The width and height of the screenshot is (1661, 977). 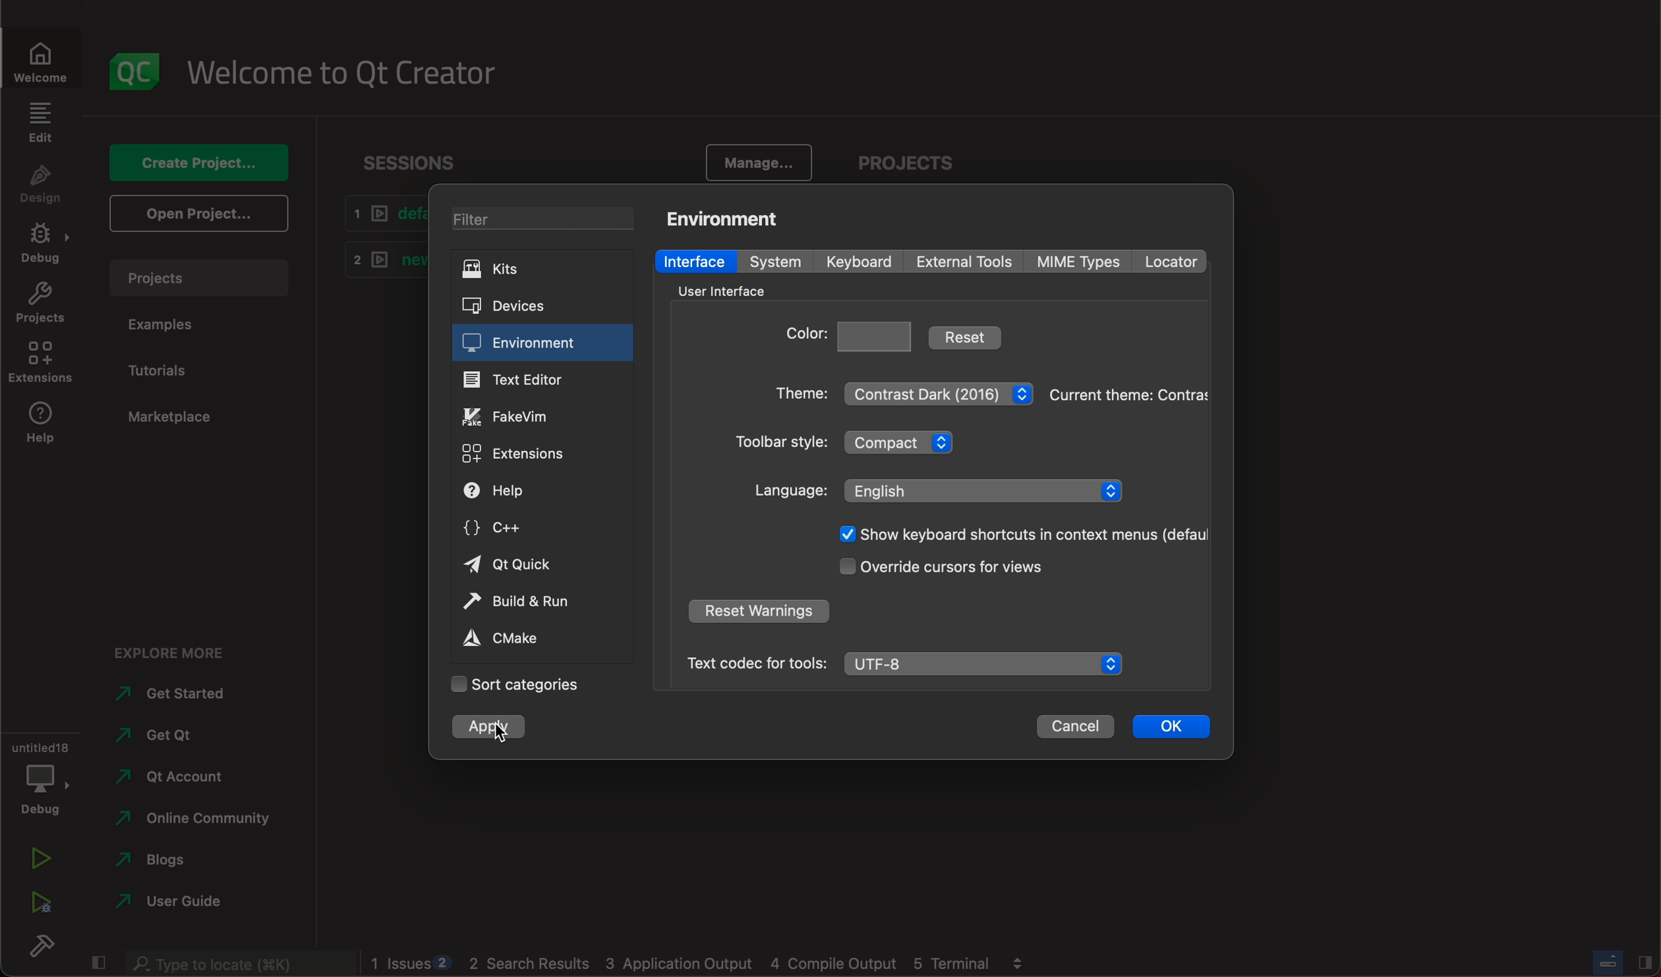 I want to click on system, so click(x=772, y=261).